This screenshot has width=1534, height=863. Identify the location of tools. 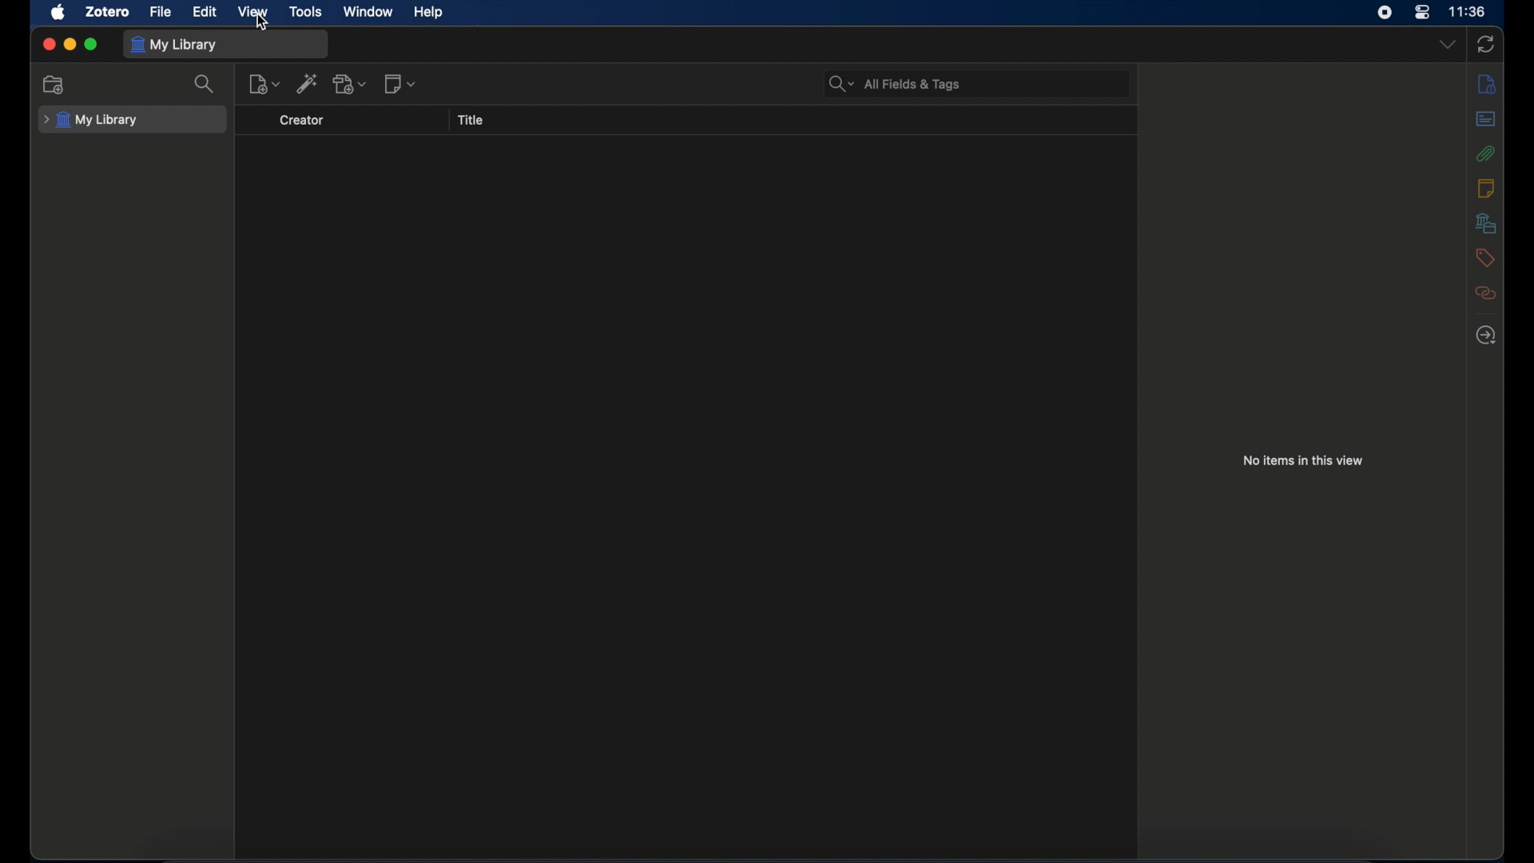
(307, 12).